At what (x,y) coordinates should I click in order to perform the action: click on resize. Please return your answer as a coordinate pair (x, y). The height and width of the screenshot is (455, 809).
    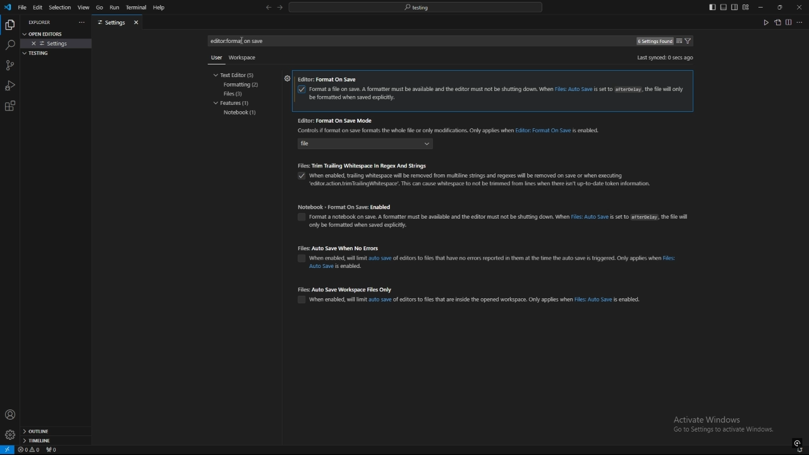
    Looking at the image, I should click on (779, 7).